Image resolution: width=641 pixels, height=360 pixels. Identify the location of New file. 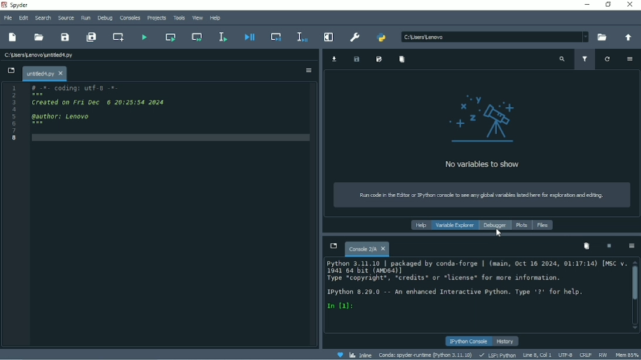
(12, 37).